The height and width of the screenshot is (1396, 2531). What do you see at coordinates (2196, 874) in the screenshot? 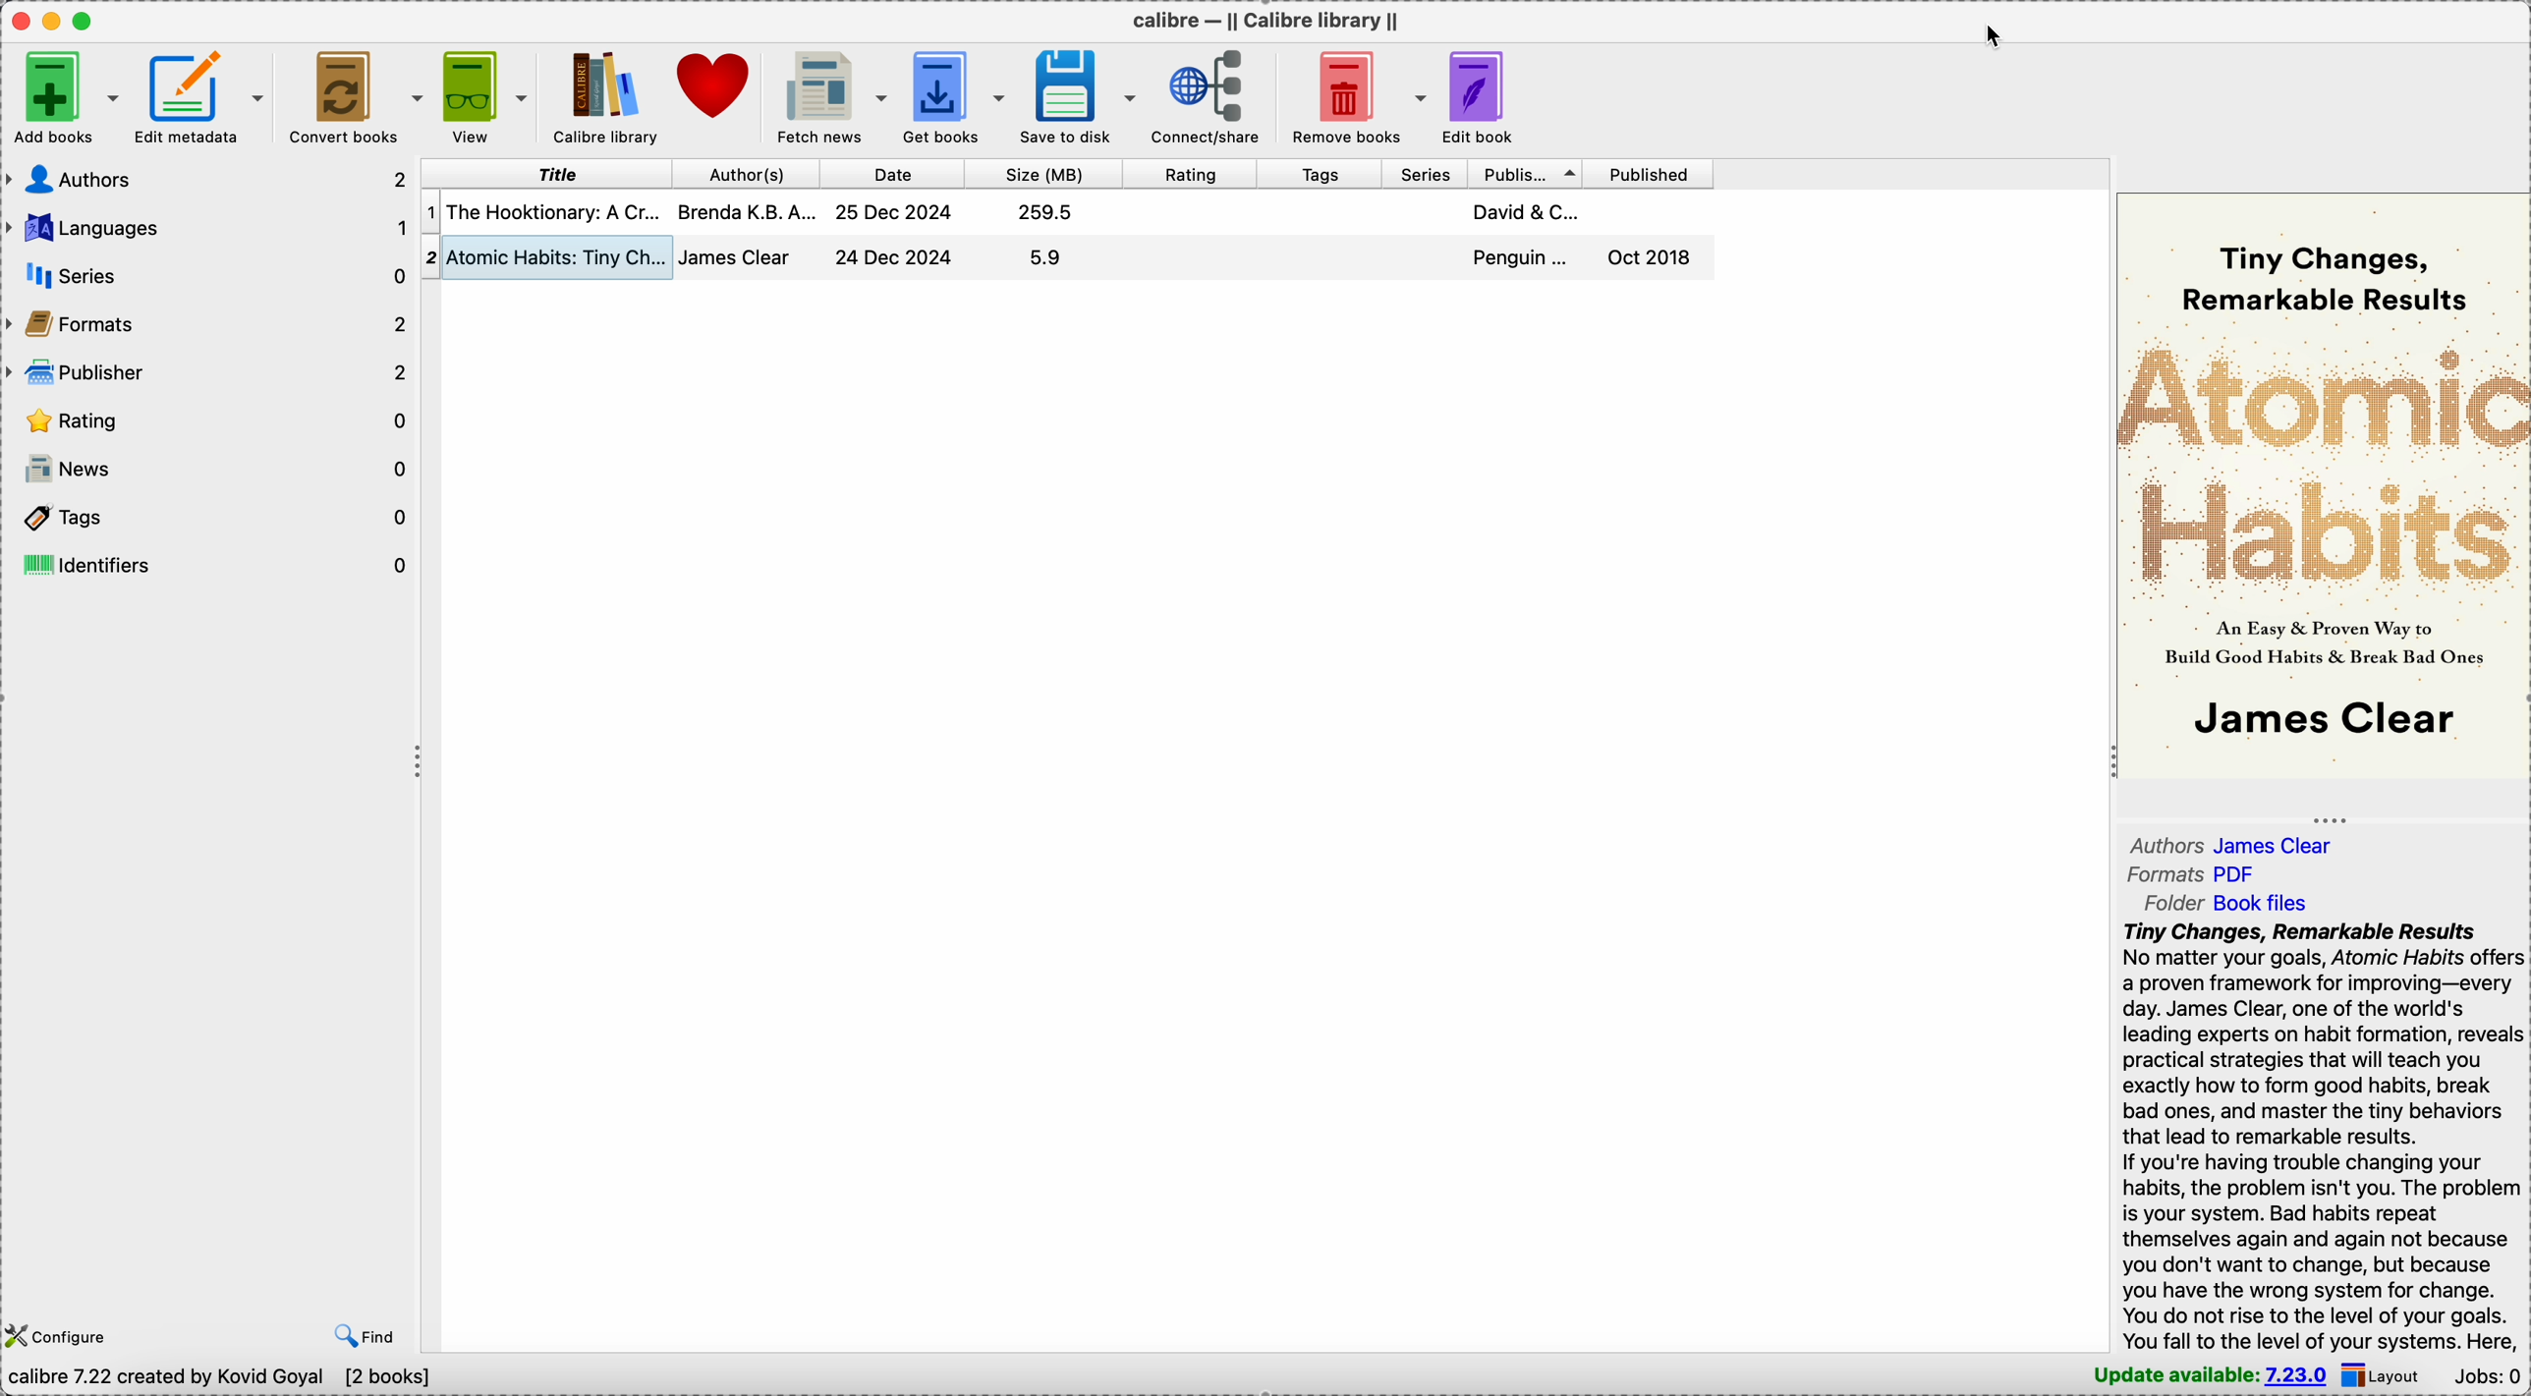
I see `formats PDF` at bounding box center [2196, 874].